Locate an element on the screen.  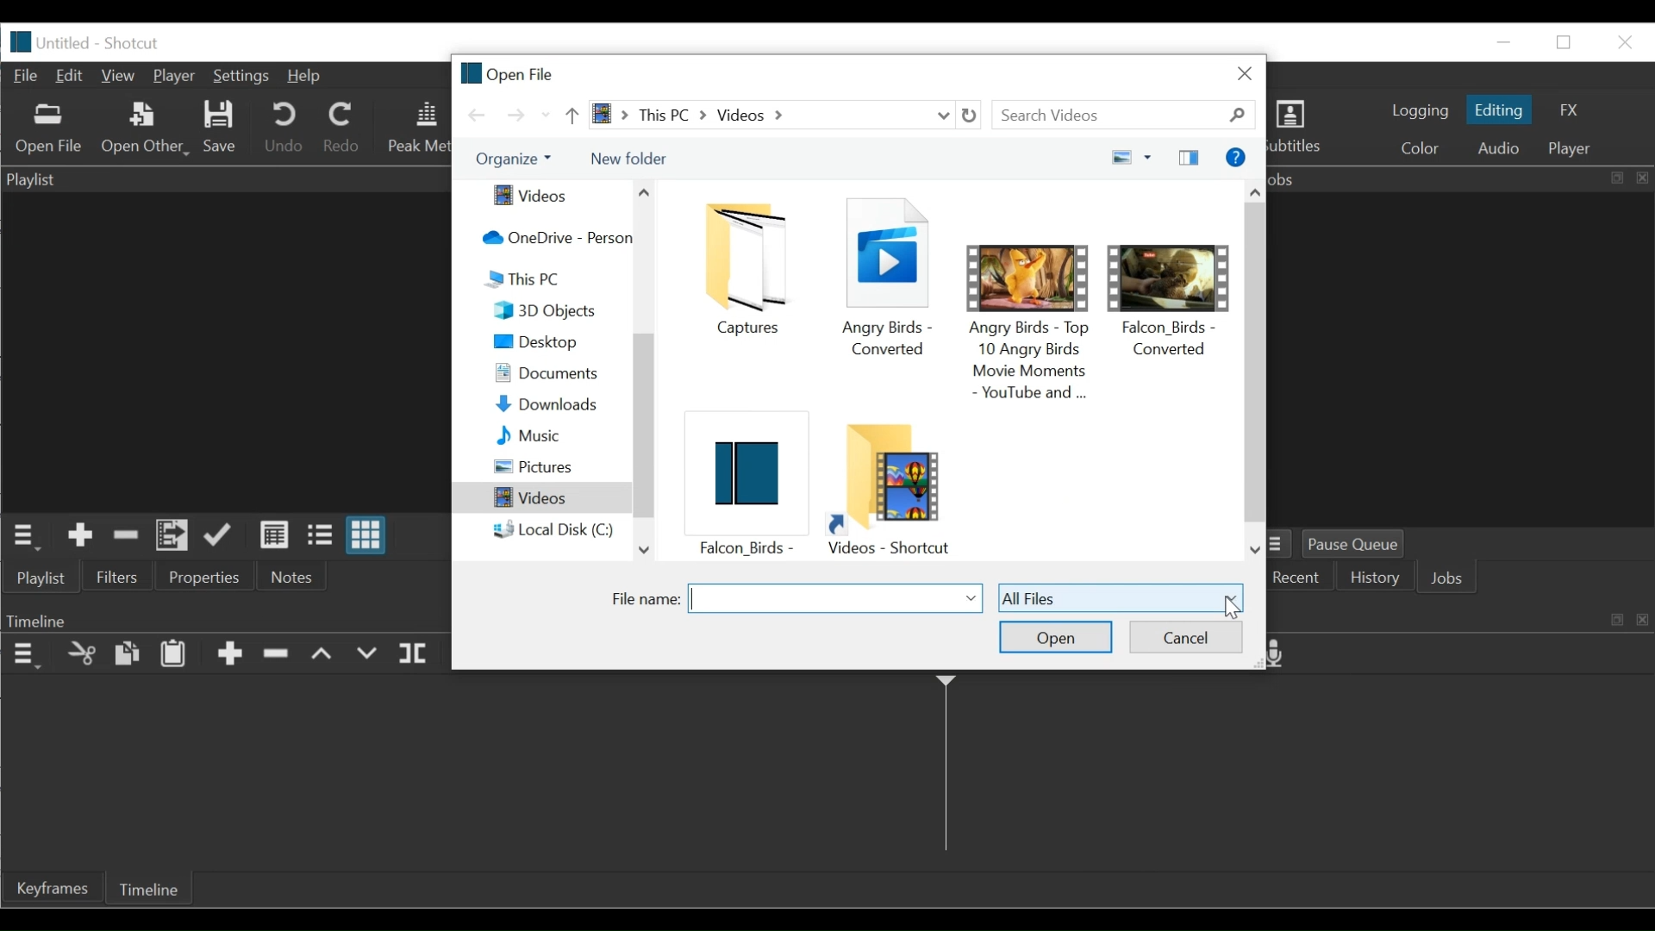
local Disk (C:) is located at coordinates (554, 530).